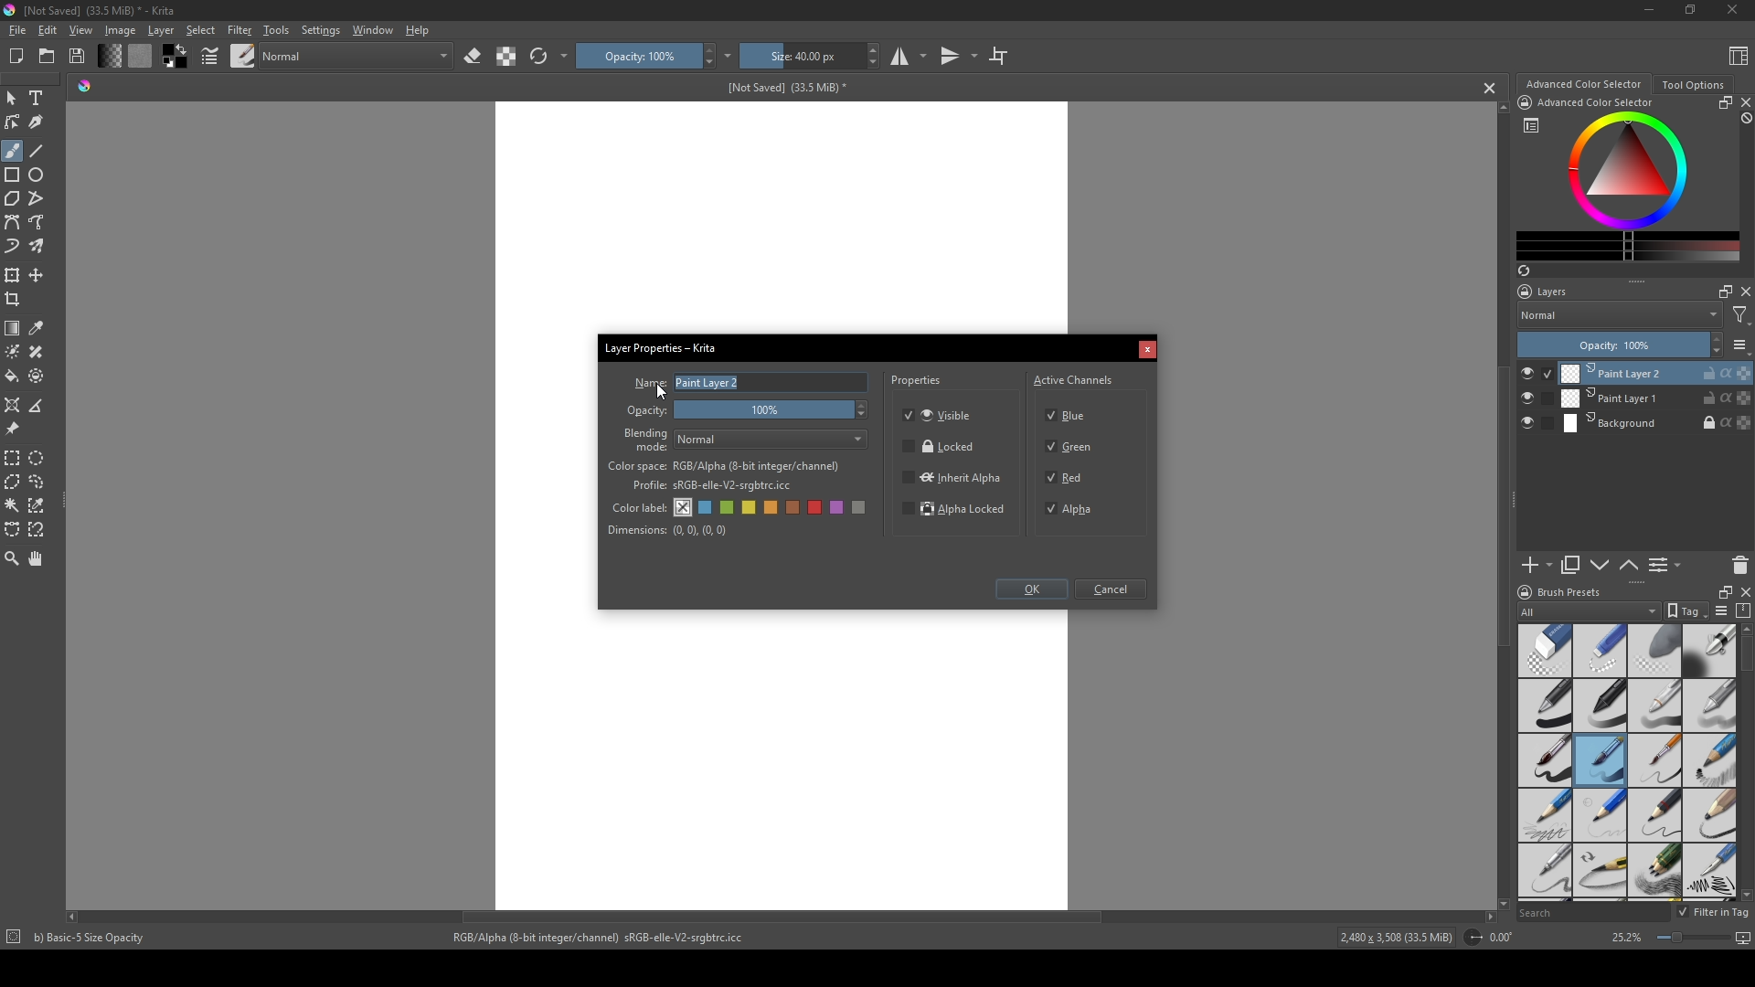 This screenshot has height=987, width=1755. What do you see at coordinates (1744, 102) in the screenshot?
I see `close` at bounding box center [1744, 102].